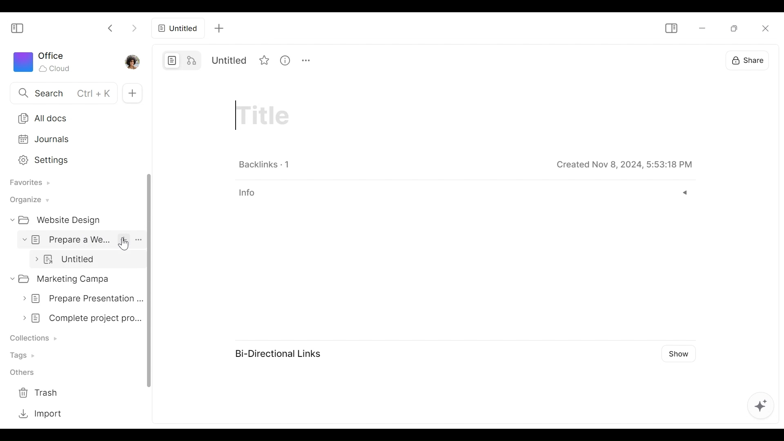 This screenshot has width=784, height=441. What do you see at coordinates (26, 354) in the screenshot?
I see `Tags` at bounding box center [26, 354].